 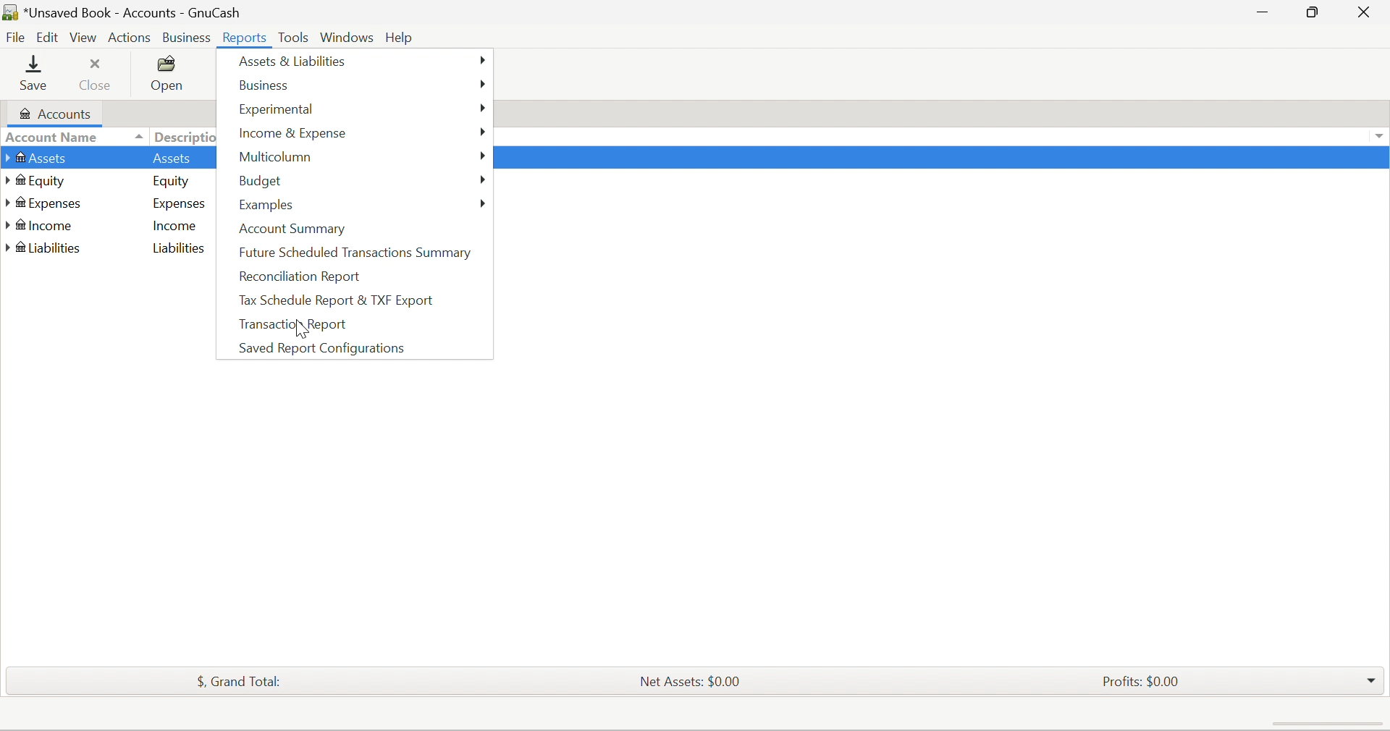 I want to click on Open, so click(x=169, y=77).